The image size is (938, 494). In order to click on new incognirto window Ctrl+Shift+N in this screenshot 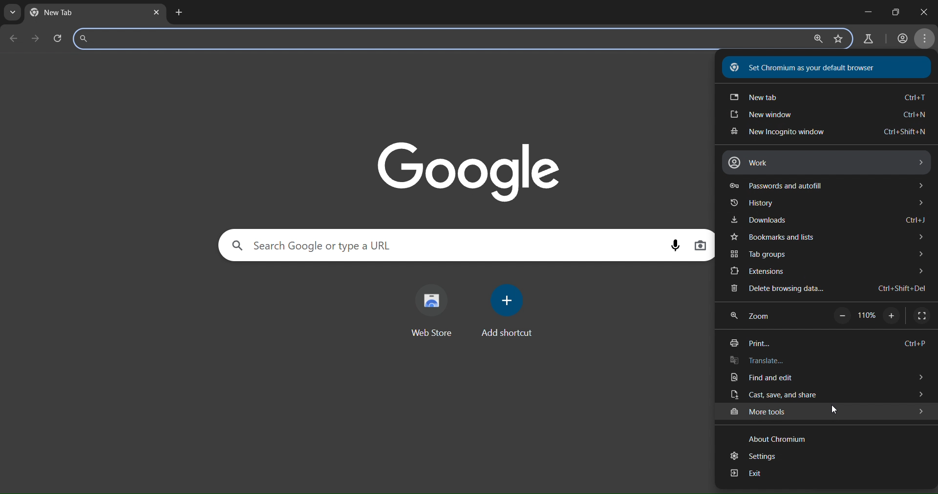, I will do `click(826, 133)`.